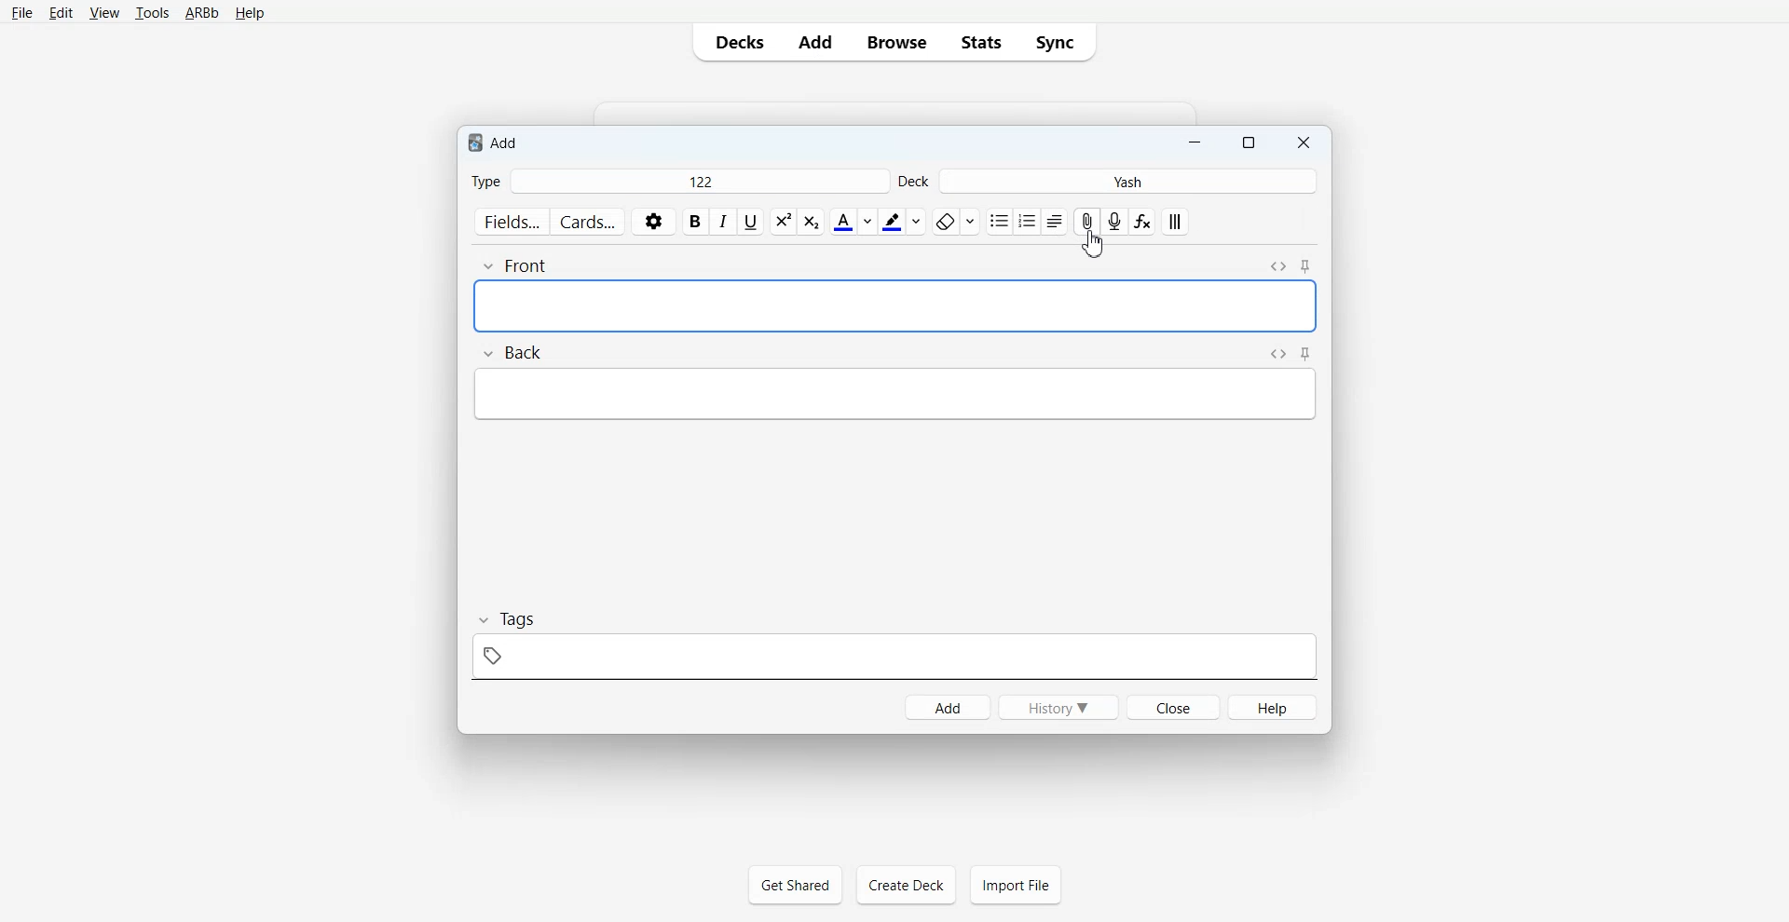 The width and height of the screenshot is (1789, 922). Describe the element at coordinates (1306, 355) in the screenshot. I see `Toggle sticky` at that location.